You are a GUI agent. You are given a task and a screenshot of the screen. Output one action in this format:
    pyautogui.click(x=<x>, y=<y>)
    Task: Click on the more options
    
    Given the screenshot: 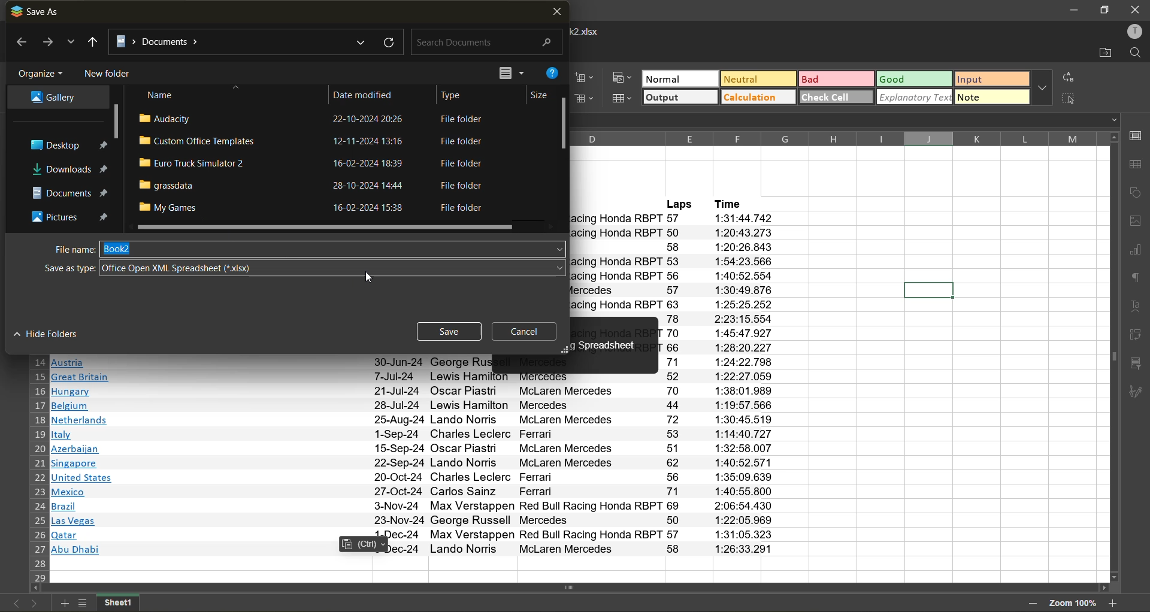 What is the action you would take?
    pyautogui.click(x=1042, y=87)
    